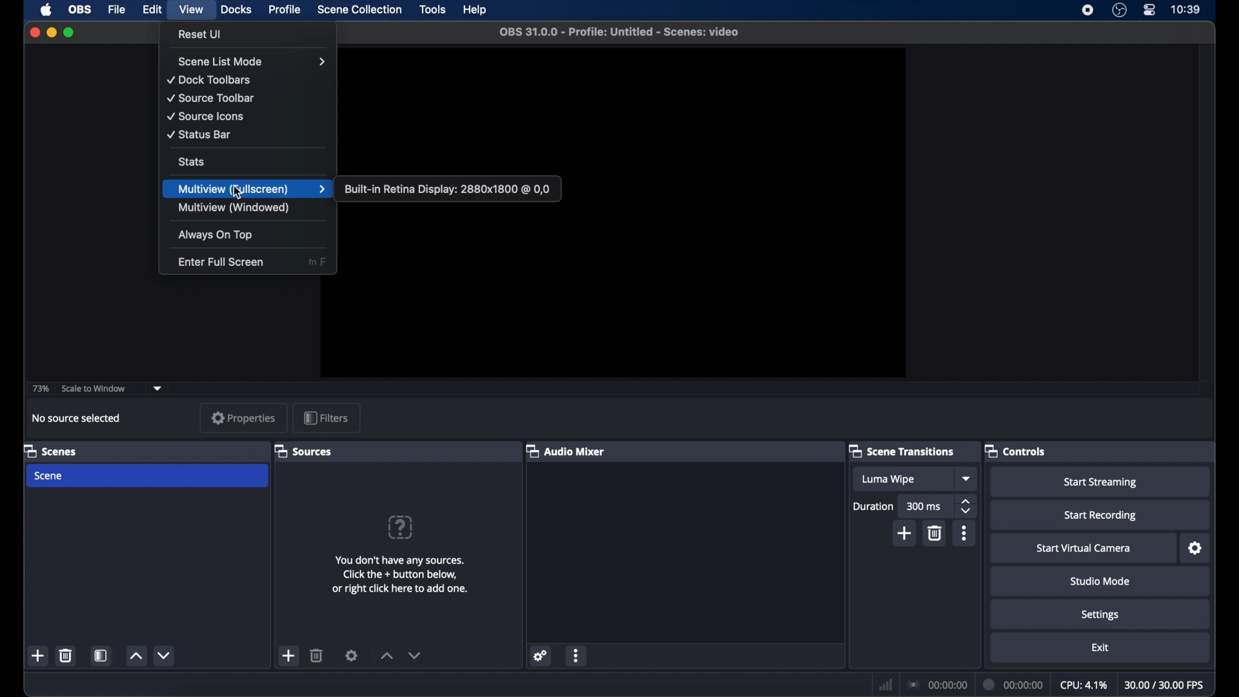 The width and height of the screenshot is (1239, 697). What do you see at coordinates (94, 389) in the screenshot?
I see `scale to window` at bounding box center [94, 389].